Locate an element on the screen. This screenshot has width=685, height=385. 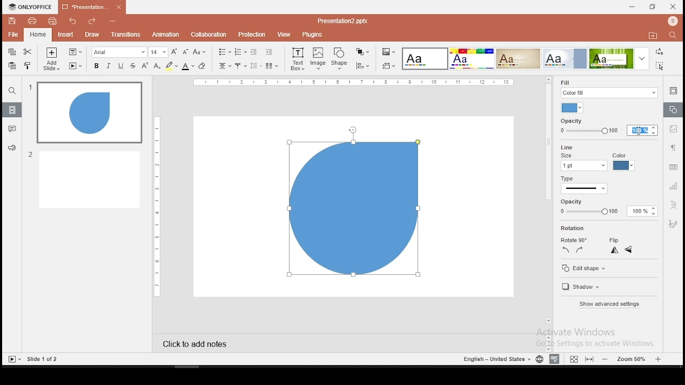
italics is located at coordinates (108, 66).